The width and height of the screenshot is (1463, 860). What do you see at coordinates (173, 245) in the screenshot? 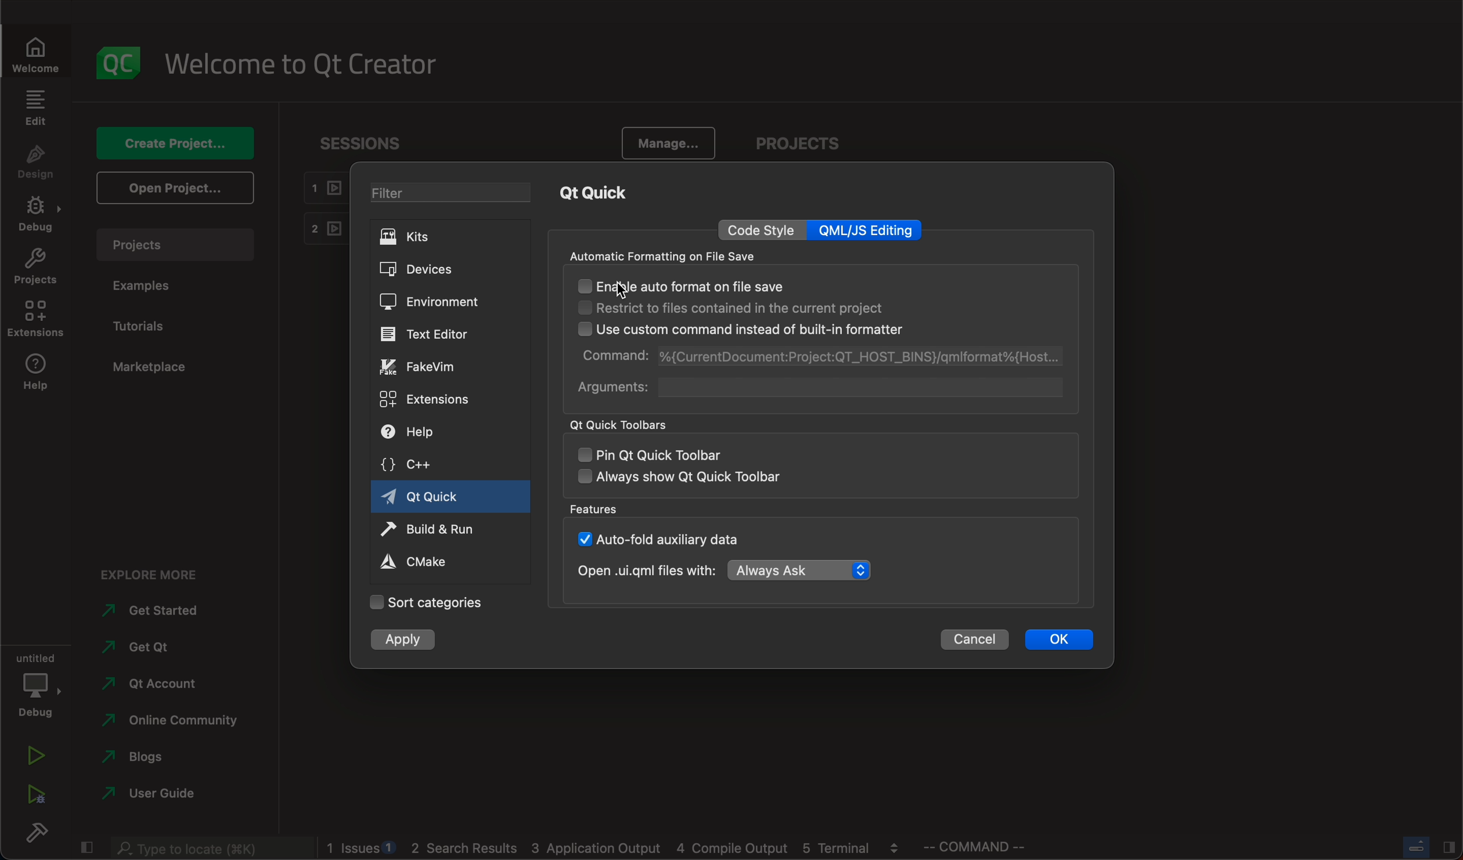
I see `projects` at bounding box center [173, 245].